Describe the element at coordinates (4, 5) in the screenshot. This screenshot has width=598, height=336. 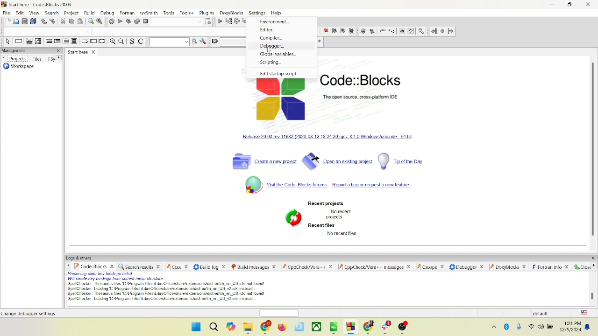
I see `logo` at that location.